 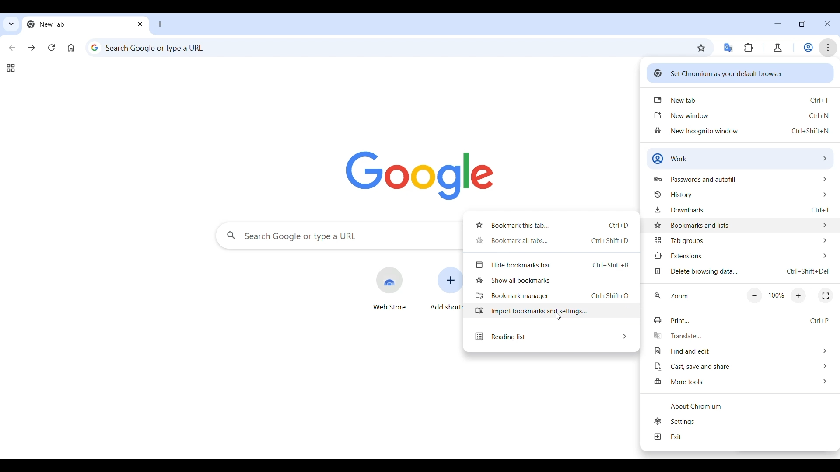 What do you see at coordinates (446, 289) in the screenshot?
I see `Add shortcut` at bounding box center [446, 289].